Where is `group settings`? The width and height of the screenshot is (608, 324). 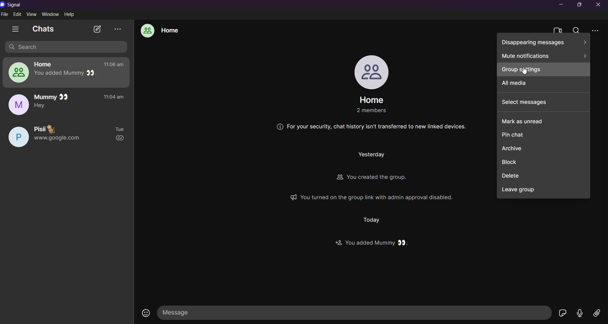 group settings is located at coordinates (544, 70).